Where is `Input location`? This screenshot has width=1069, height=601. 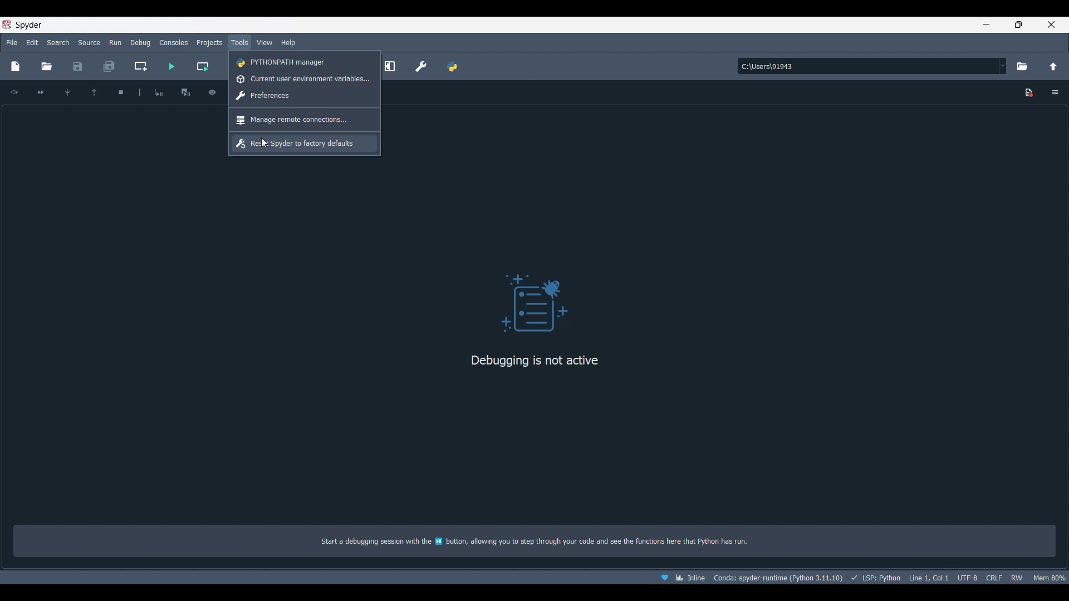
Input location is located at coordinates (868, 66).